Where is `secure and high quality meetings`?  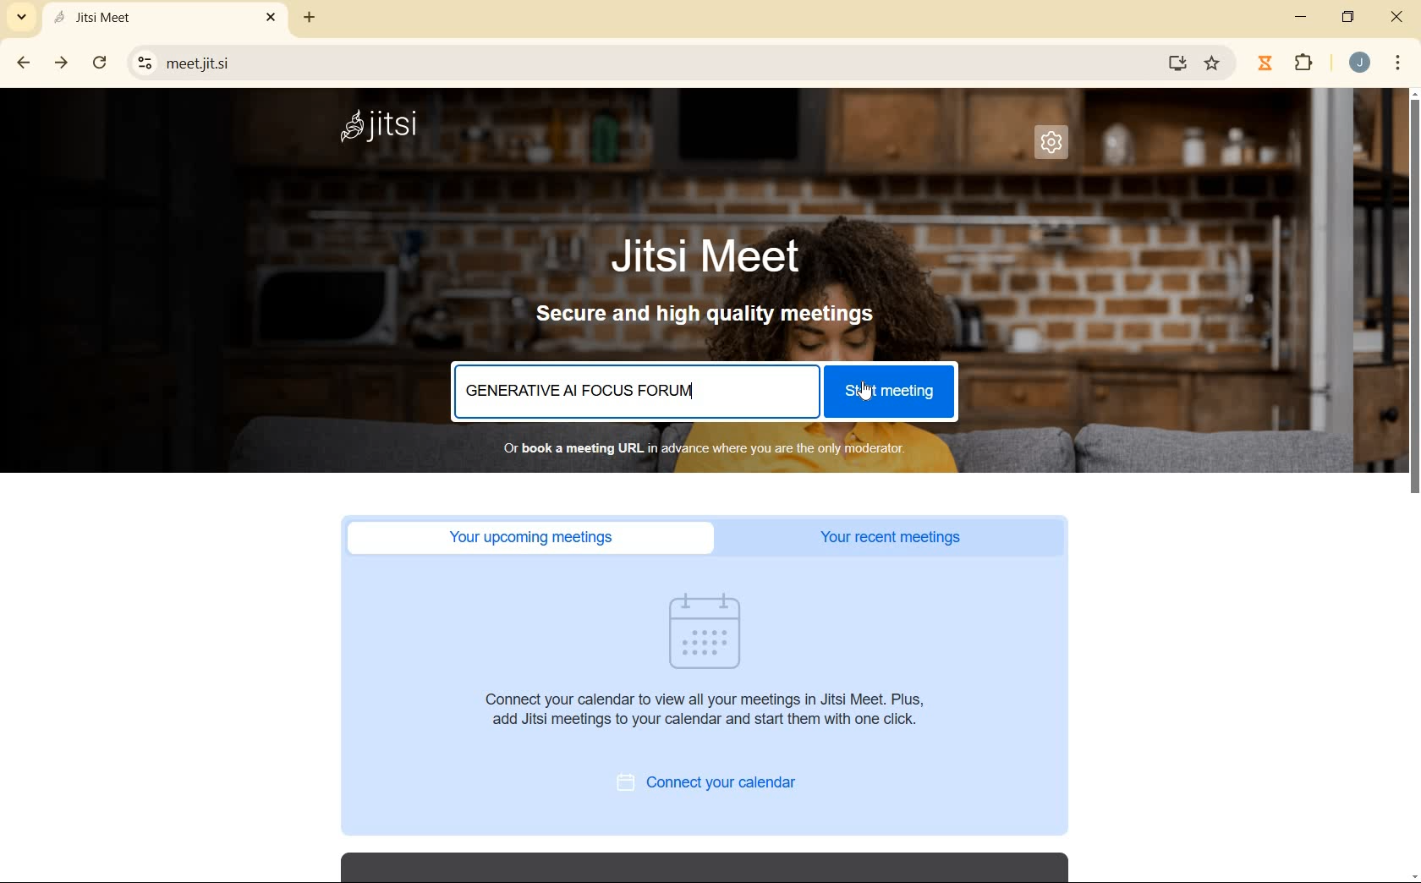 secure and high quality meetings is located at coordinates (713, 319).